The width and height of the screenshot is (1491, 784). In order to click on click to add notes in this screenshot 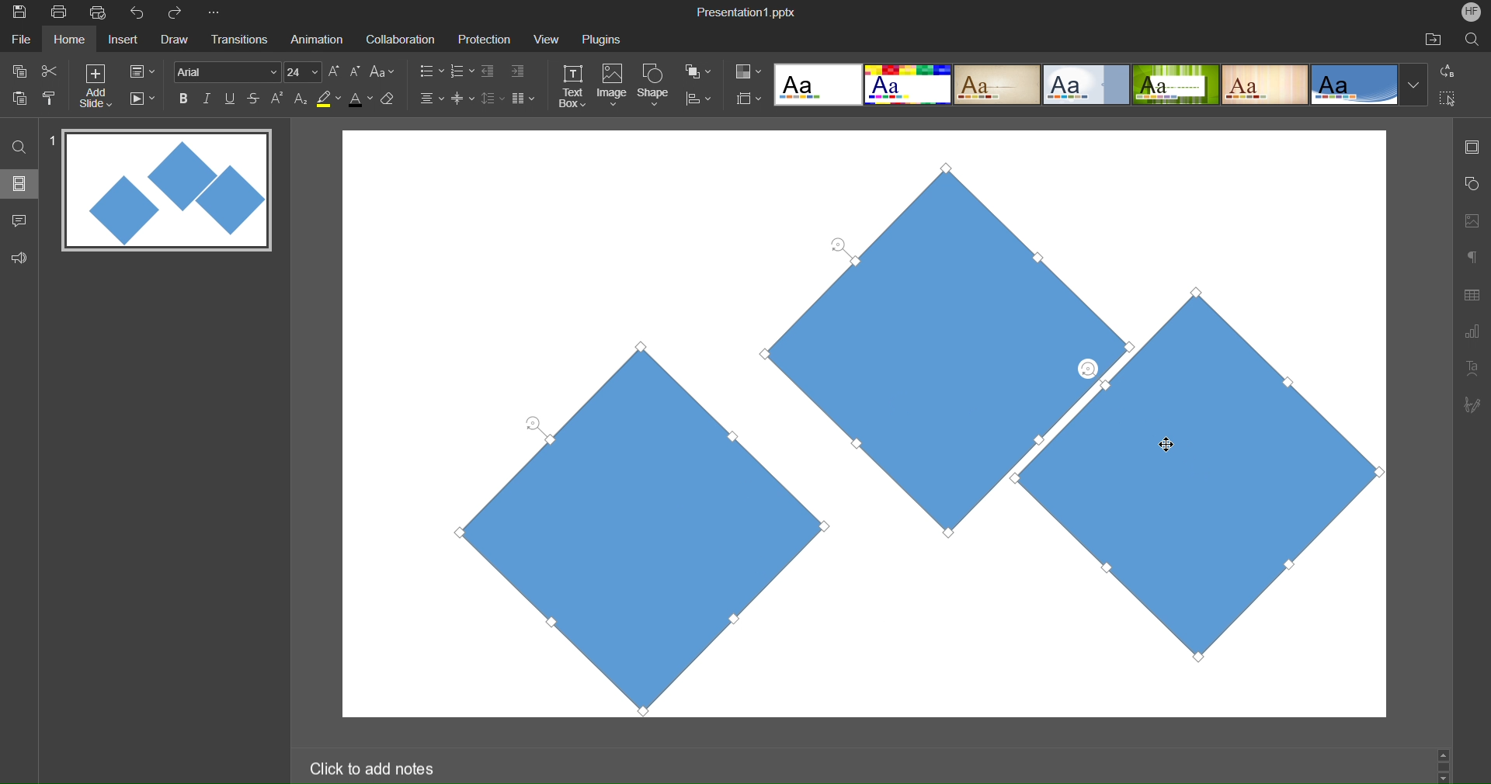, I will do `click(375, 767)`.